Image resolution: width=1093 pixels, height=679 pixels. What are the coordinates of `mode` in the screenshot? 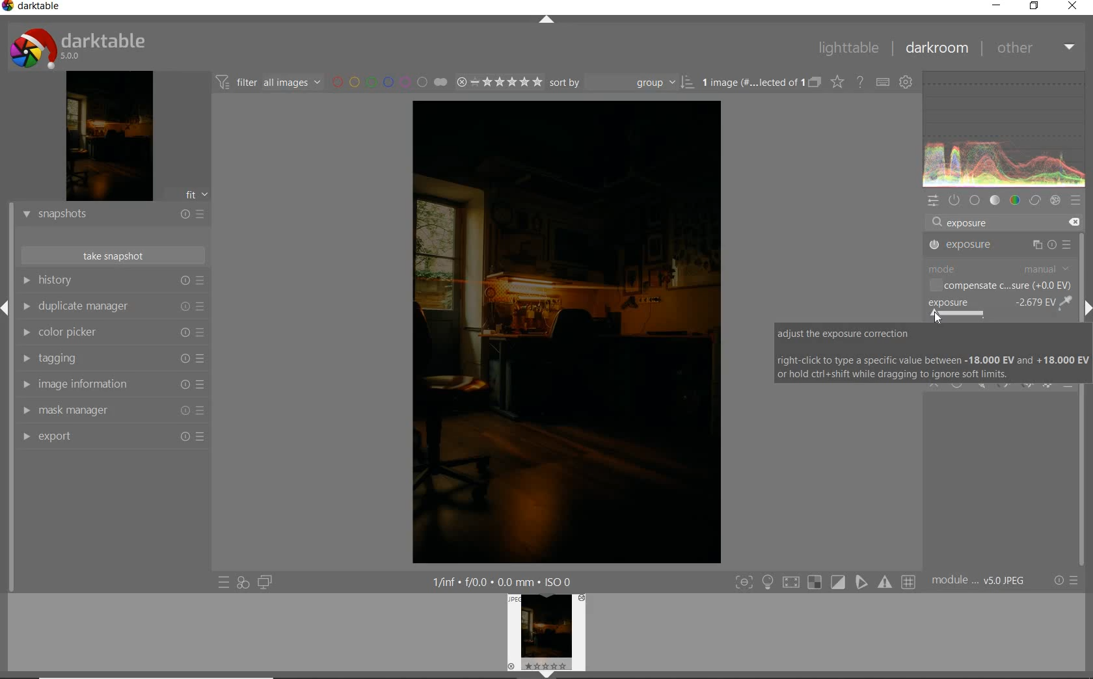 It's located at (999, 269).